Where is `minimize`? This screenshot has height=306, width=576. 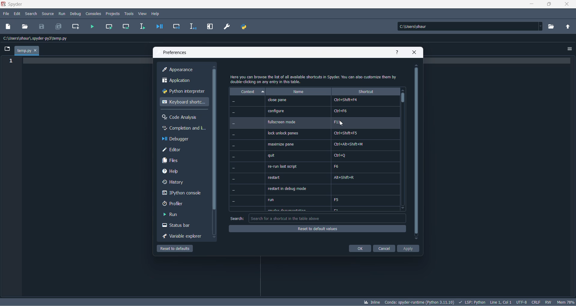
minimize is located at coordinates (533, 5).